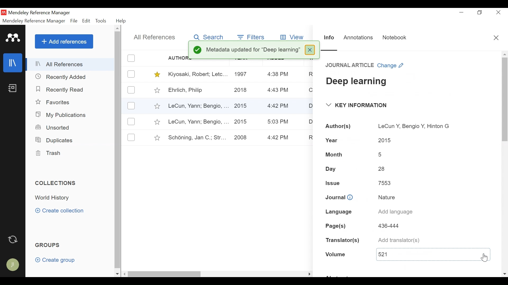 The height and width of the screenshot is (285, 508). I want to click on Toggle Favorites, so click(157, 106).